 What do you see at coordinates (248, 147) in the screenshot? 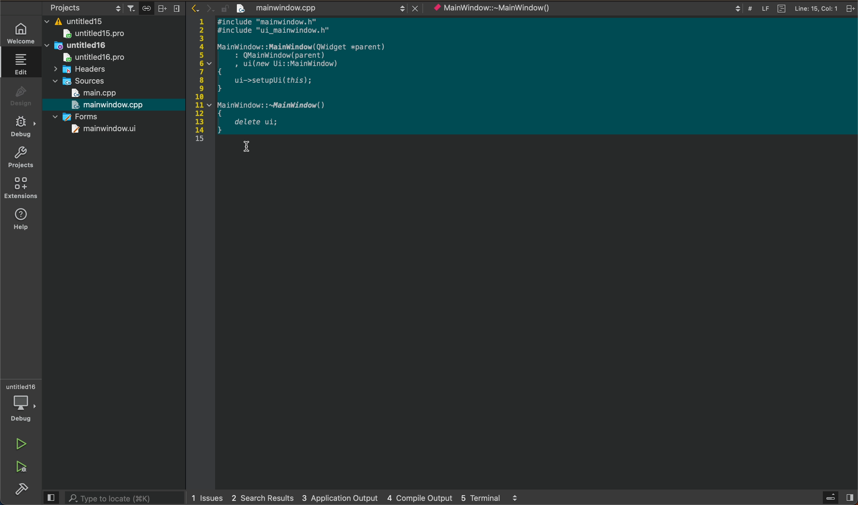
I see `cursor` at bounding box center [248, 147].